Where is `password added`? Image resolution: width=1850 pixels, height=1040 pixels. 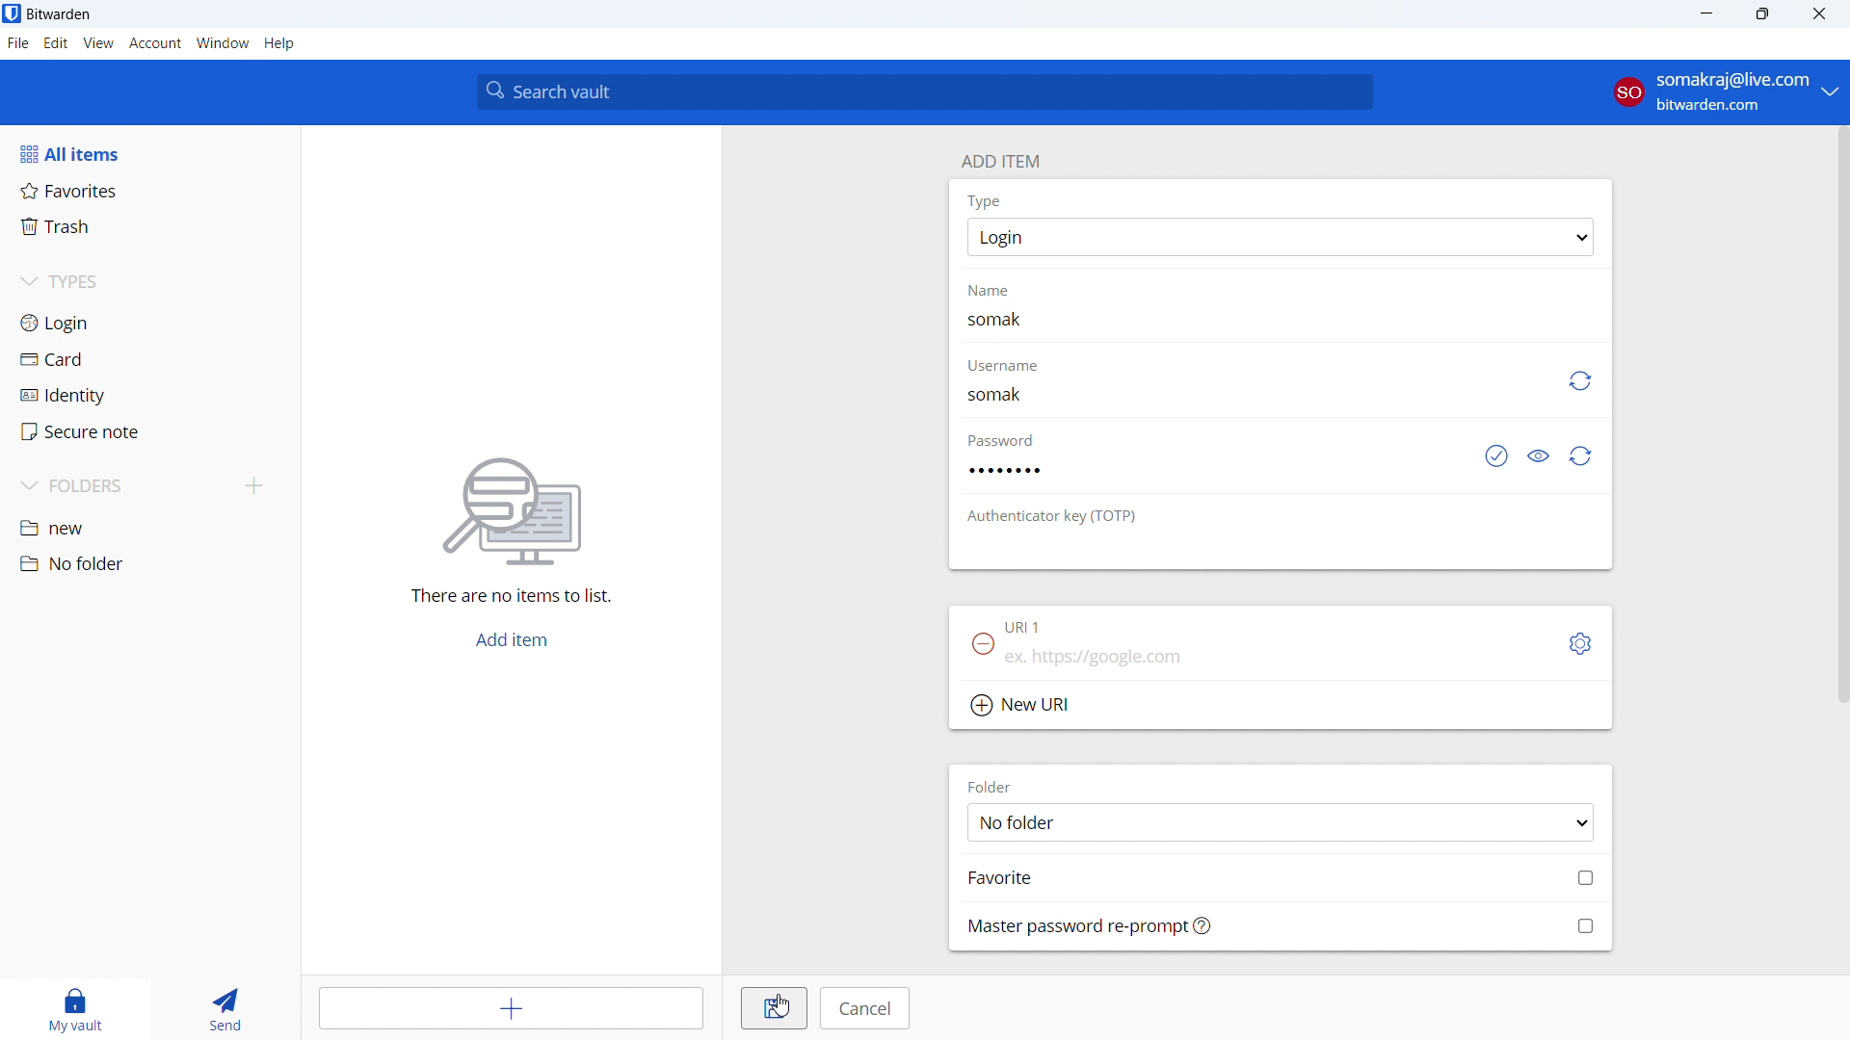
password added is located at coordinates (1005, 470).